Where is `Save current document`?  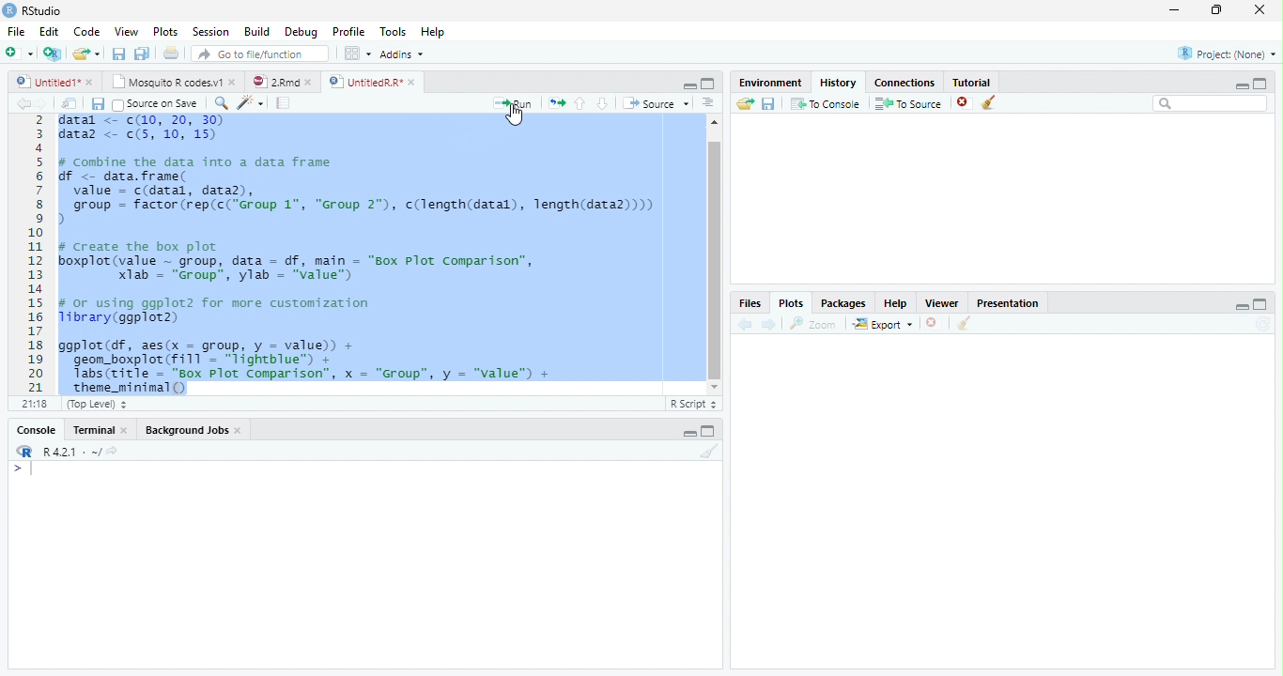
Save current document is located at coordinates (97, 103).